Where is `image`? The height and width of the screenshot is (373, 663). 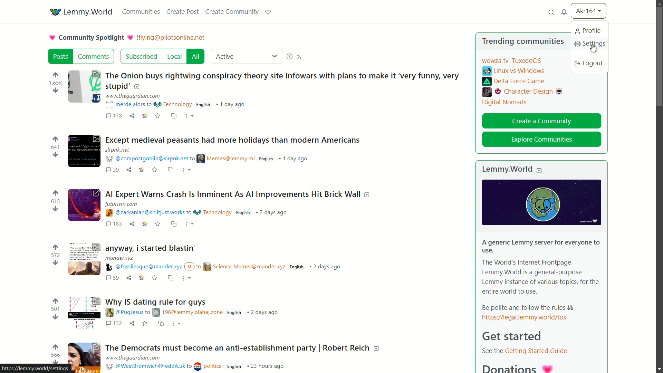
image is located at coordinates (84, 152).